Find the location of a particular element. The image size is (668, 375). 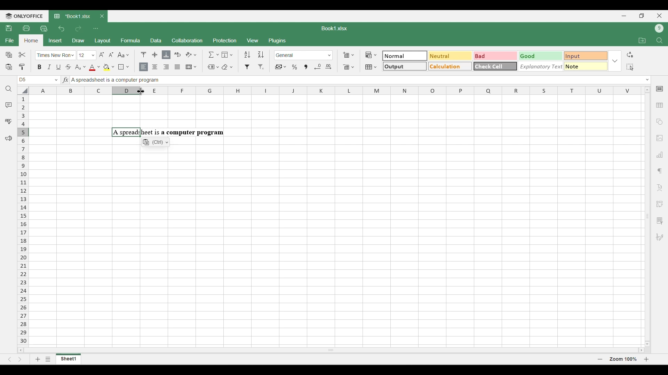

Alignment options is located at coordinates (160, 67).